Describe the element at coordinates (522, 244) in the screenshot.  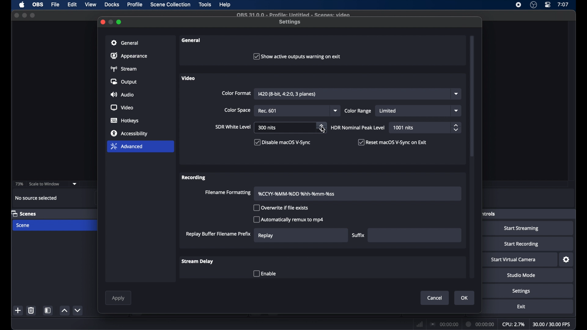
I see `start recording` at that location.